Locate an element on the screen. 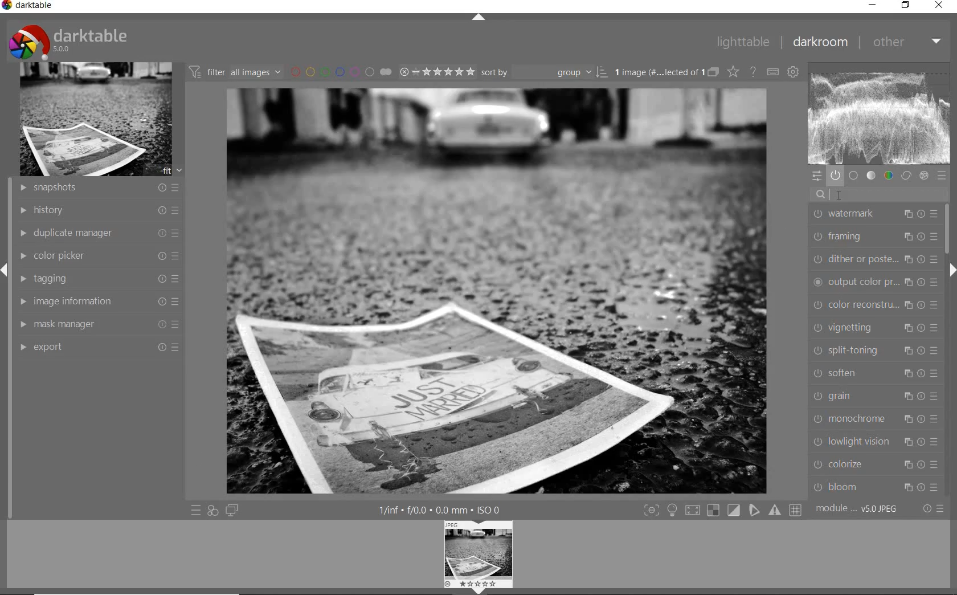 The image size is (957, 595). search module is located at coordinates (878, 195).